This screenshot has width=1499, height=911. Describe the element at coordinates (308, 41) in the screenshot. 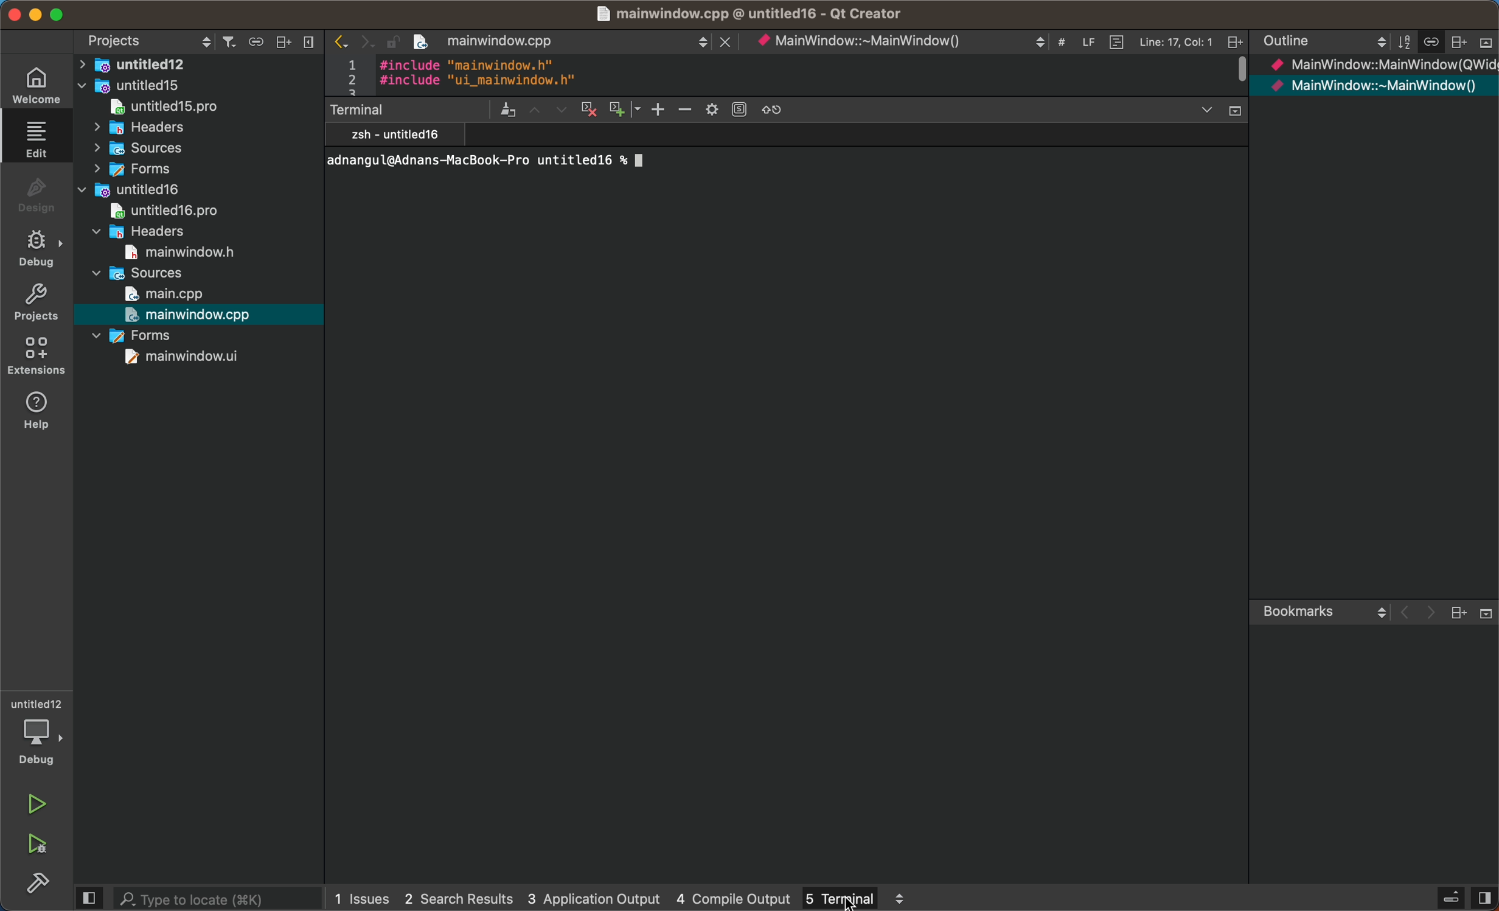

I see `previous` at that location.